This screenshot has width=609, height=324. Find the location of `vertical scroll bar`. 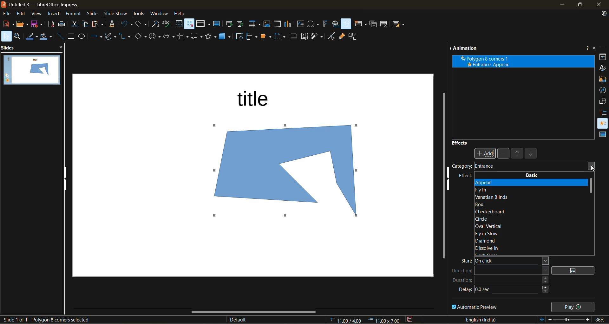

vertical scroll bar is located at coordinates (442, 175).